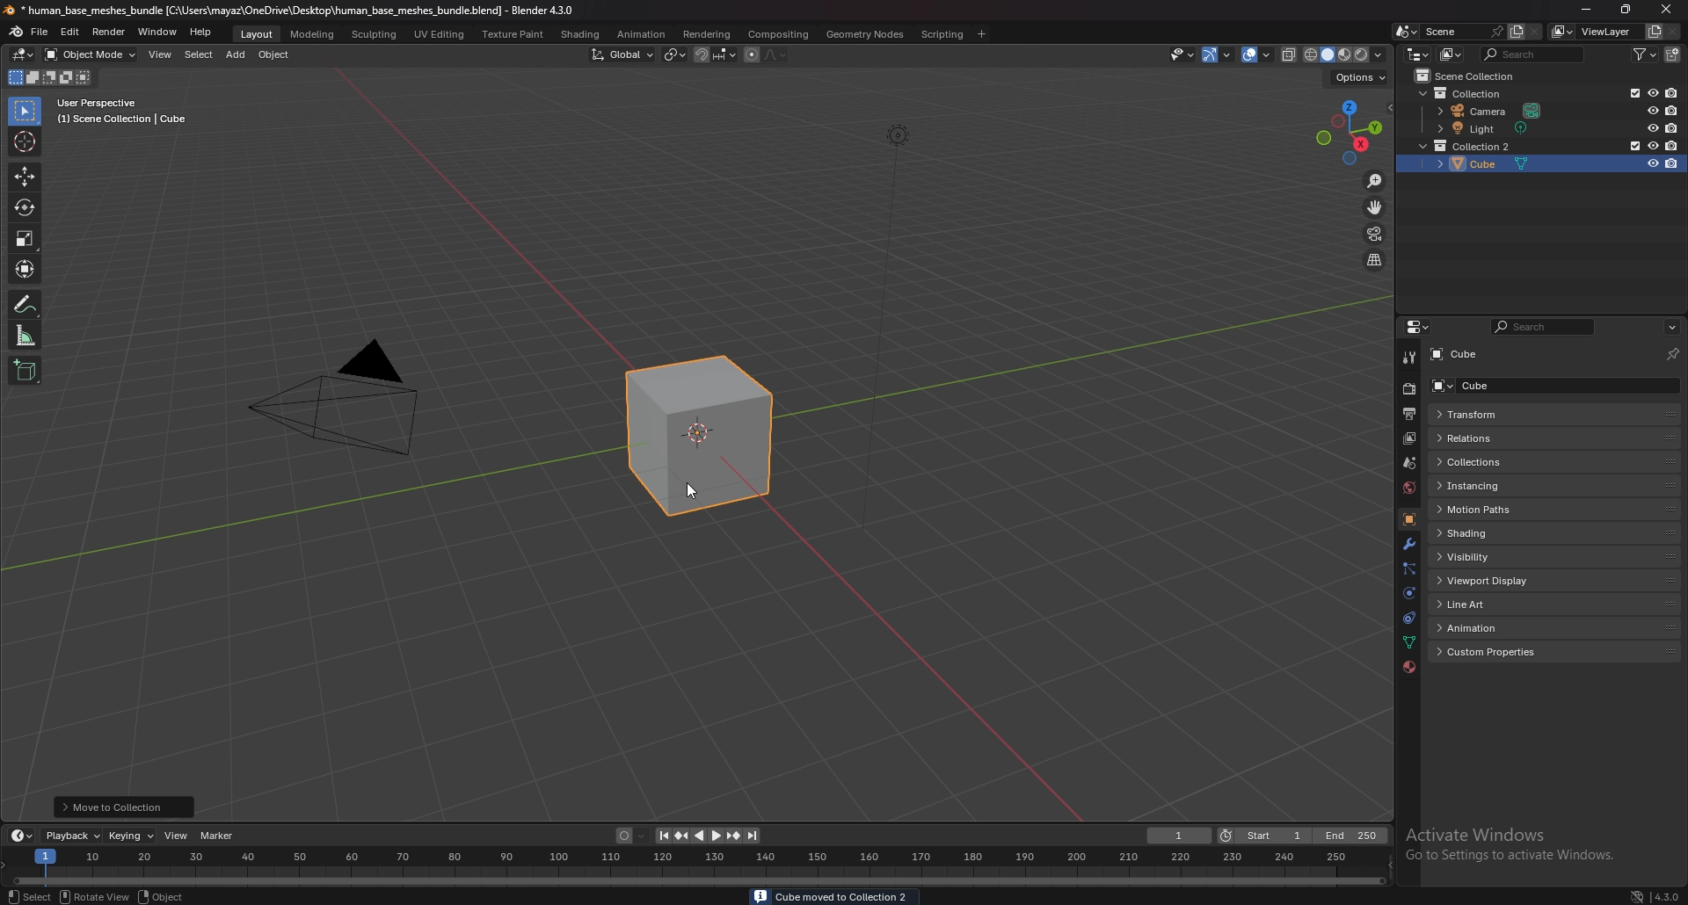 The height and width of the screenshot is (905, 1688). I want to click on rendering, so click(707, 34).